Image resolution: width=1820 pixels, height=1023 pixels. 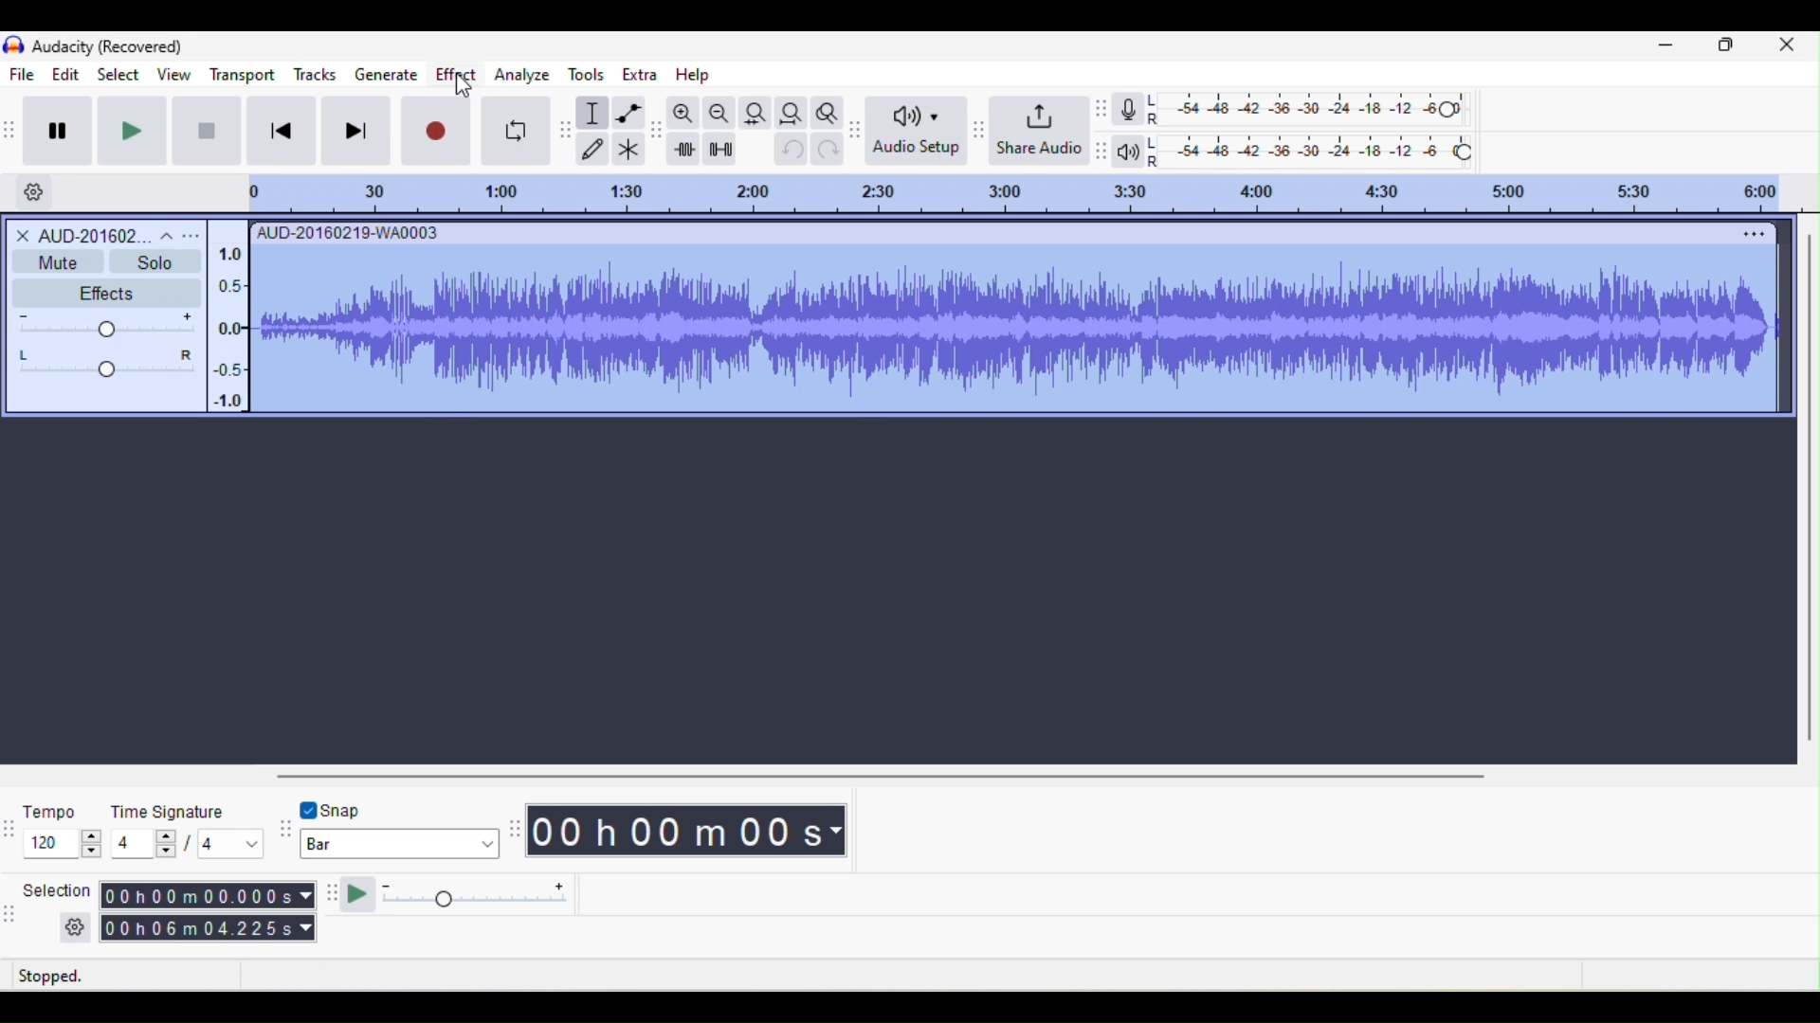 I want to click on effects, so click(x=110, y=289).